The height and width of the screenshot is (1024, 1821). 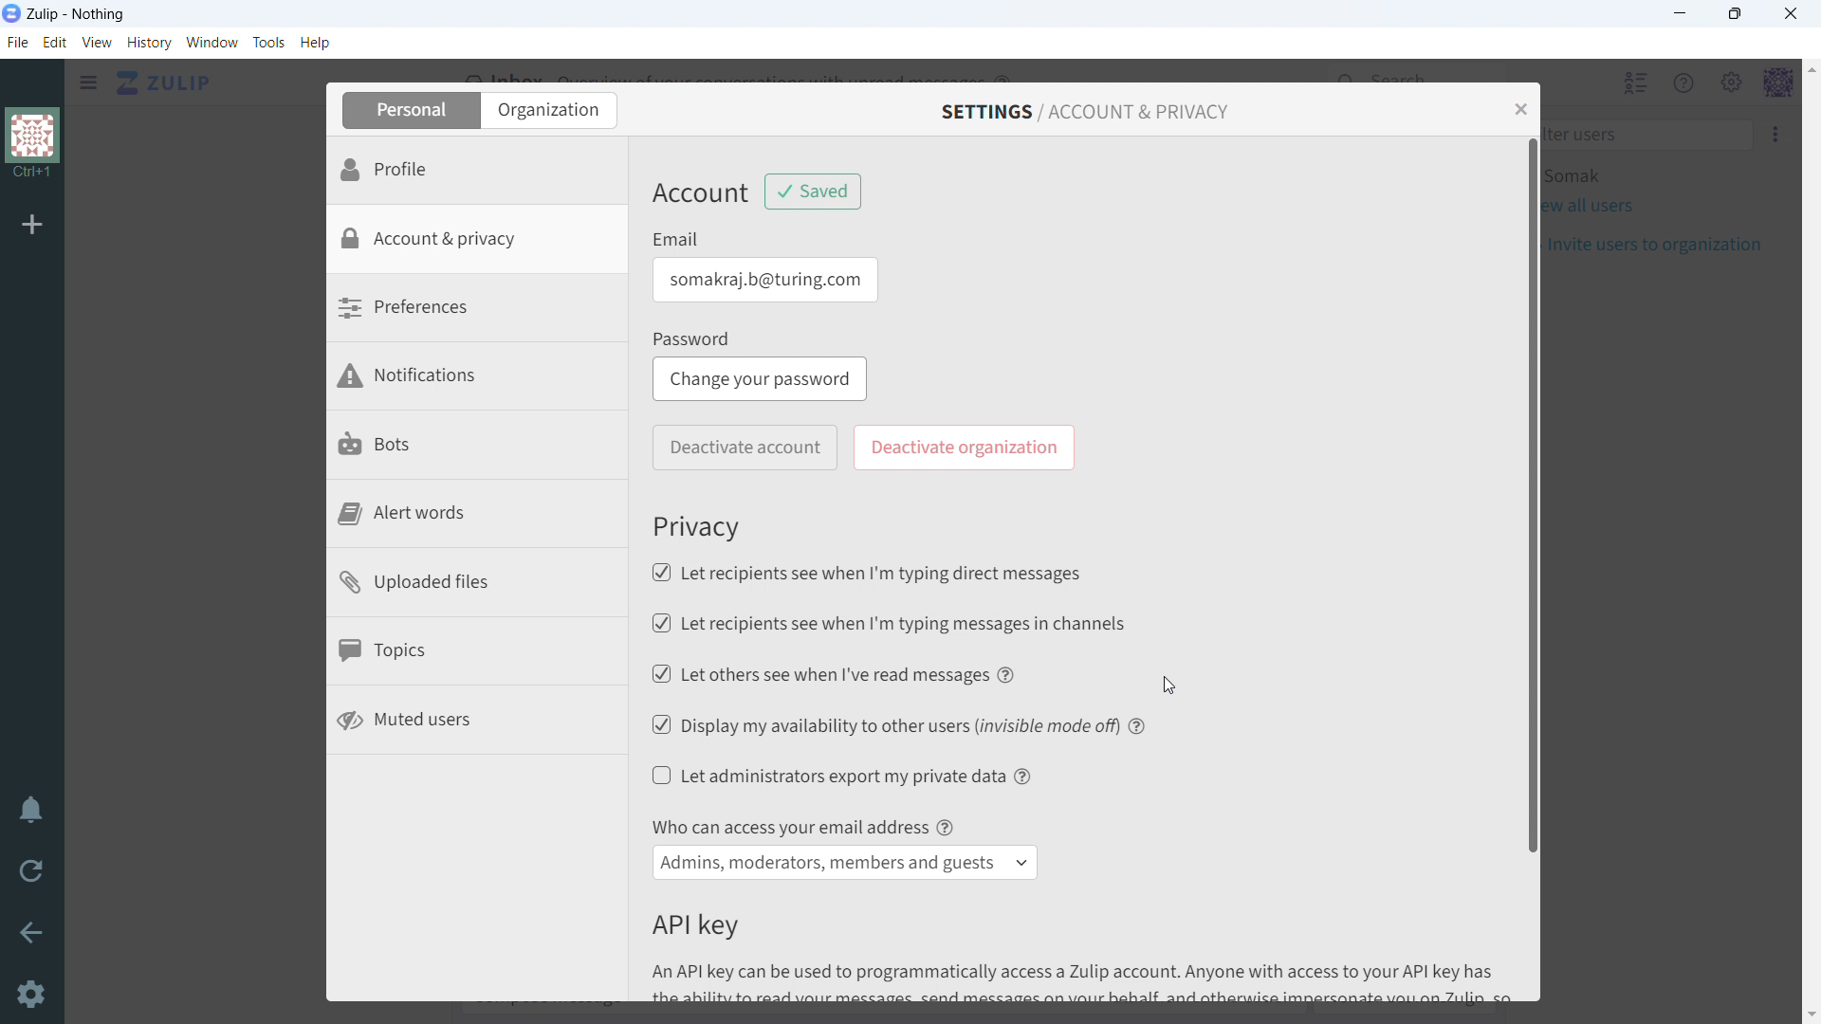 What do you see at coordinates (1734, 14) in the screenshot?
I see `maximize` at bounding box center [1734, 14].